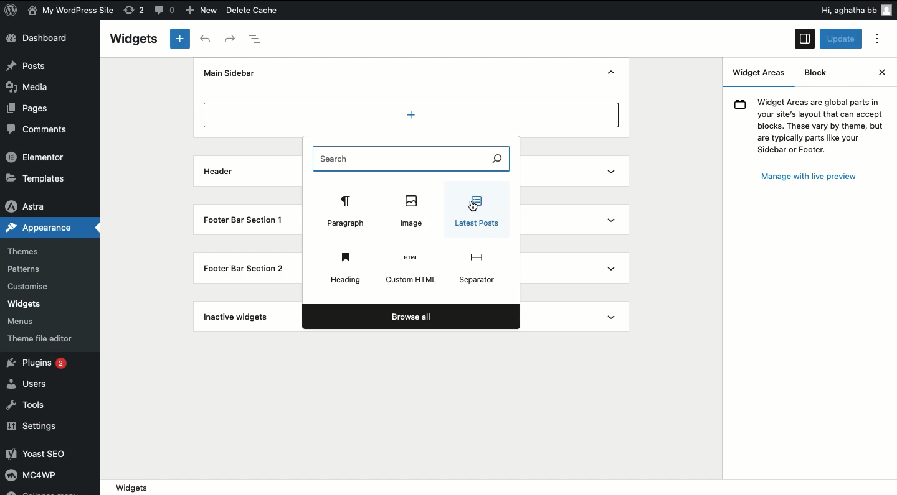 This screenshot has height=495, width=897. What do you see at coordinates (181, 39) in the screenshot?
I see `New tab` at bounding box center [181, 39].